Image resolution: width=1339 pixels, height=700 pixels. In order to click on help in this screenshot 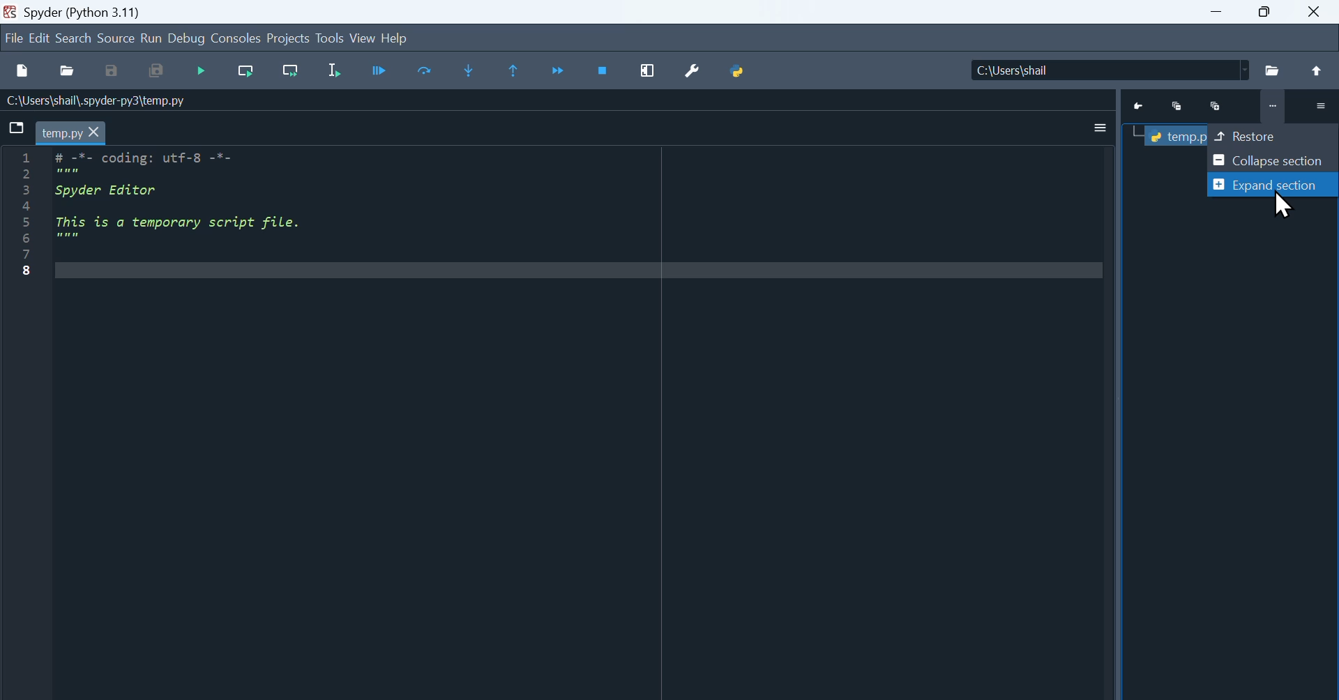, I will do `click(394, 38)`.